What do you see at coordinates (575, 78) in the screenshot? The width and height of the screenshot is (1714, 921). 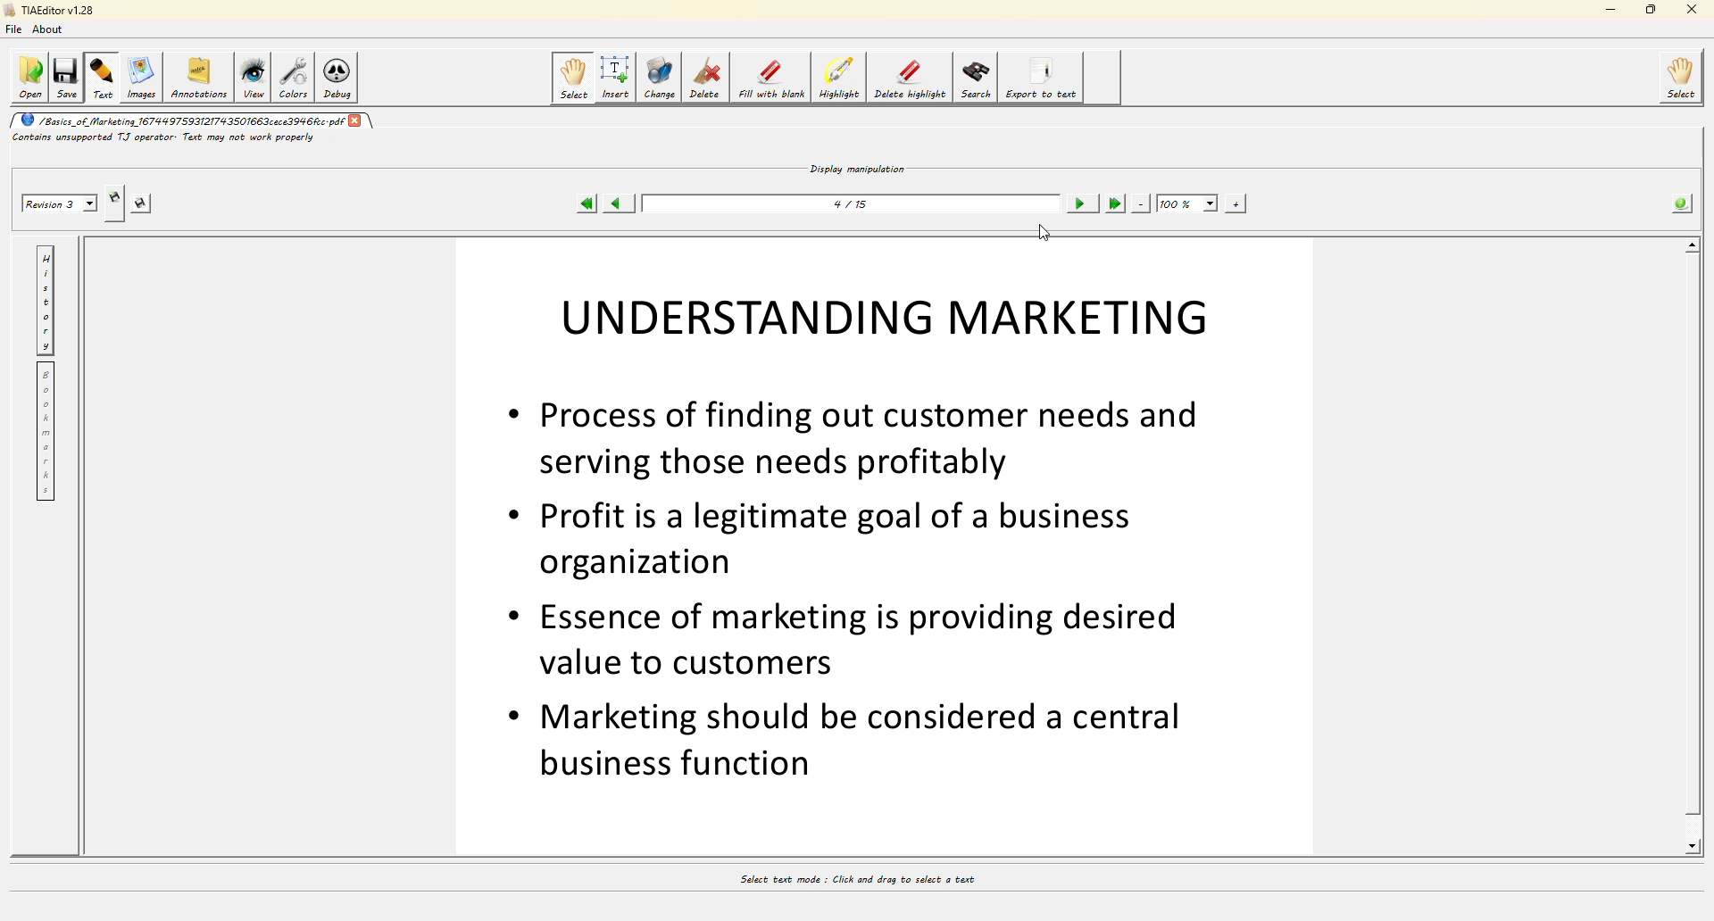 I see `select` at bounding box center [575, 78].